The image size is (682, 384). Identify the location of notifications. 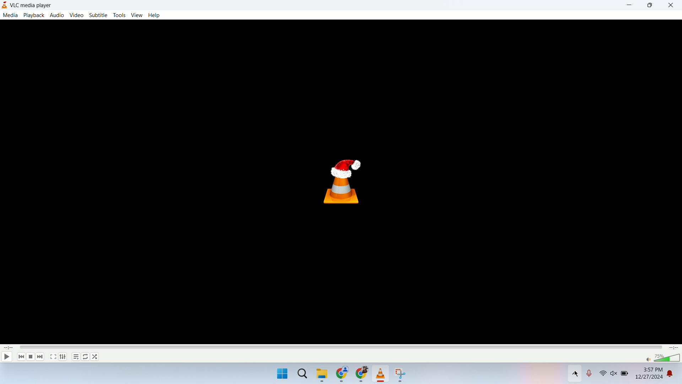
(675, 375).